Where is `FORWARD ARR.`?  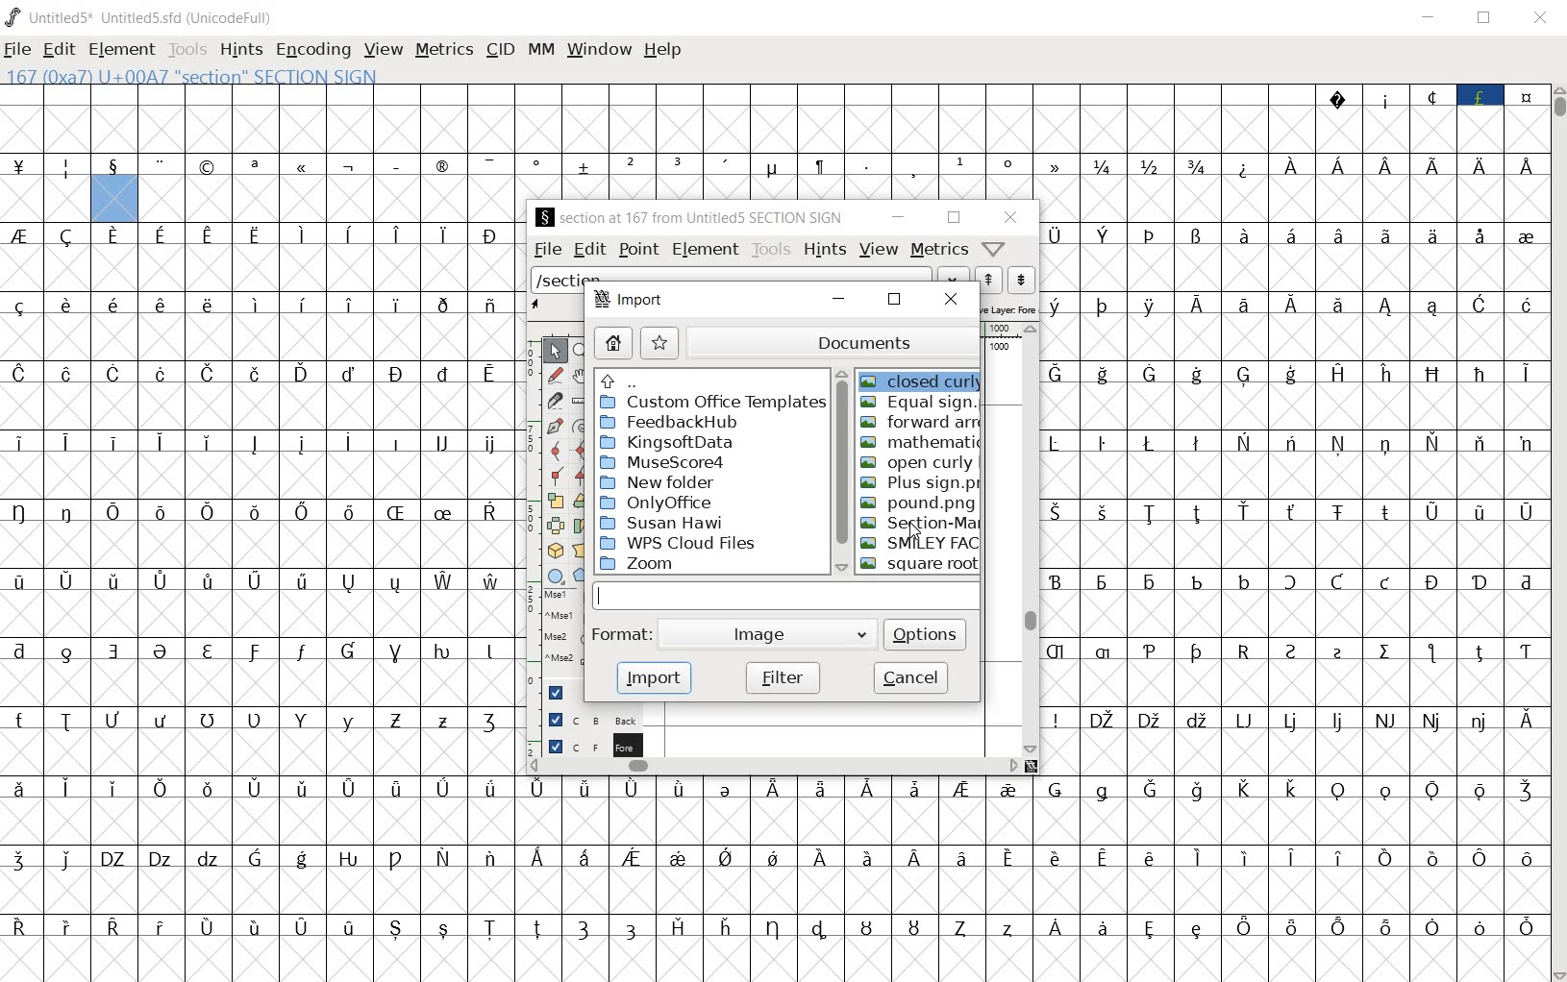
FORWARD ARR. is located at coordinates (920, 423).